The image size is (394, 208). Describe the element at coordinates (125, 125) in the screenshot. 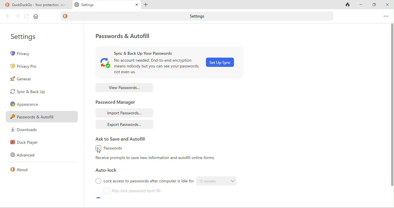

I see `export passwords` at that location.